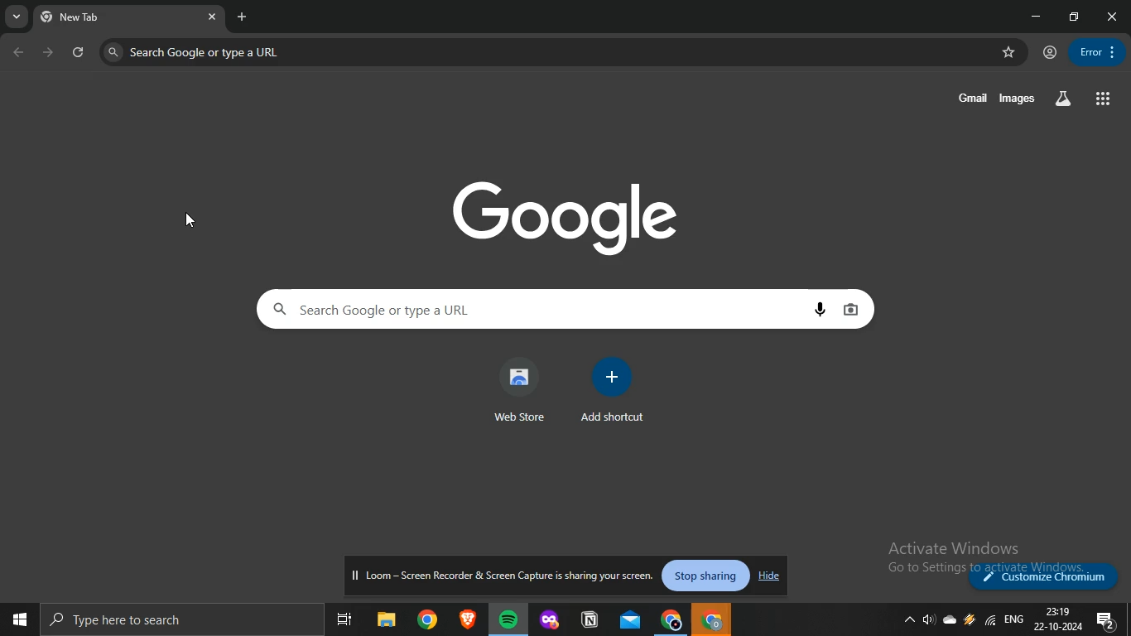 The height and width of the screenshot is (636, 1131). What do you see at coordinates (1014, 619) in the screenshot?
I see `english` at bounding box center [1014, 619].